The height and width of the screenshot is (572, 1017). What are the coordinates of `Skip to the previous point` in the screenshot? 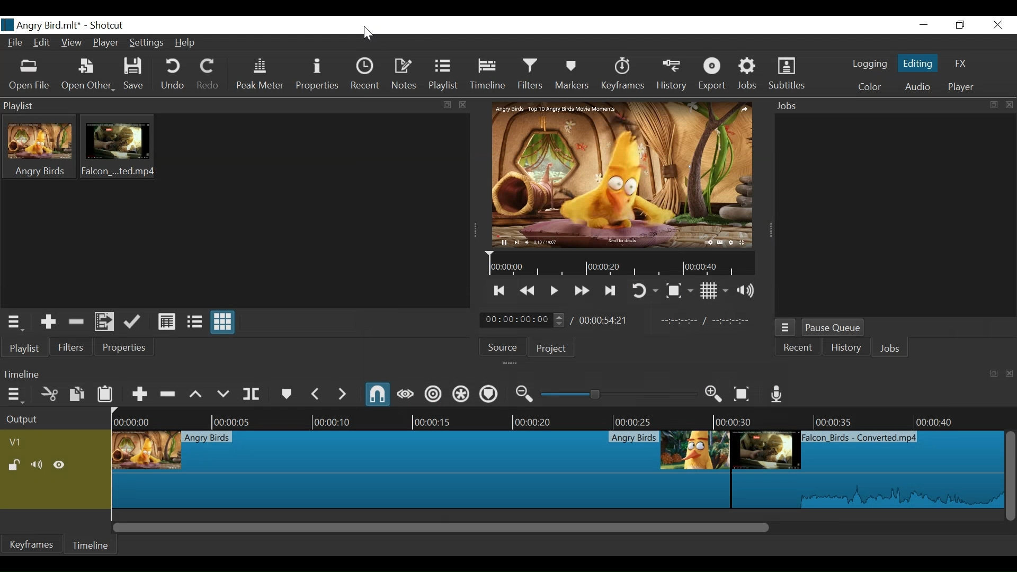 It's located at (497, 291).